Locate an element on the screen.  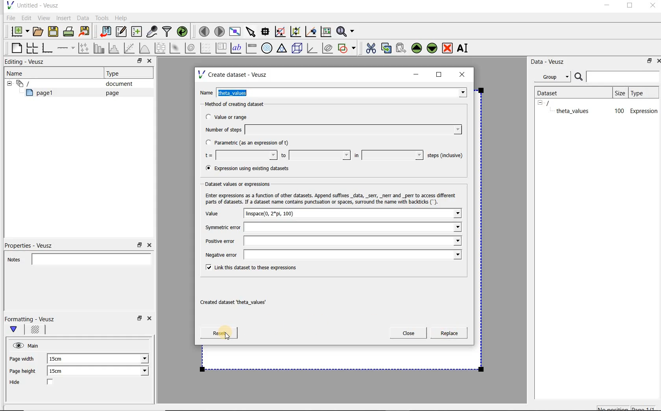
click to zoom out of graph axes is located at coordinates (296, 32).